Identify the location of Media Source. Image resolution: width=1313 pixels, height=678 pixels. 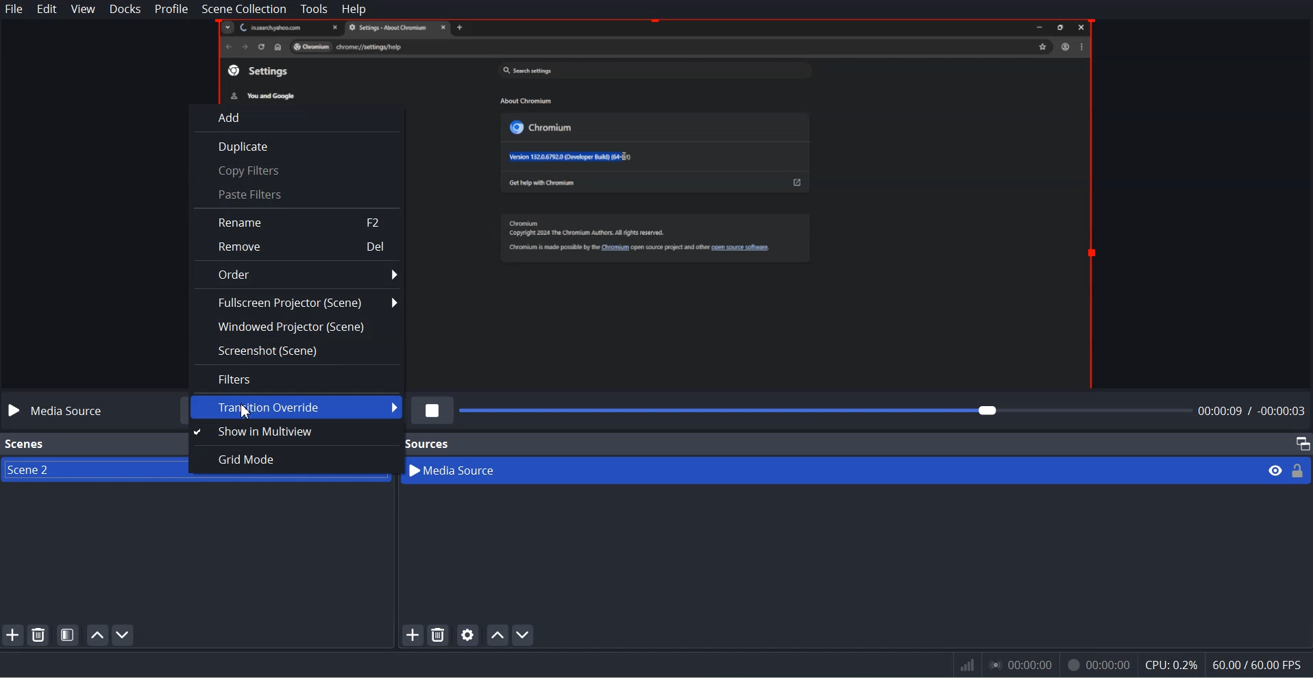
(833, 470).